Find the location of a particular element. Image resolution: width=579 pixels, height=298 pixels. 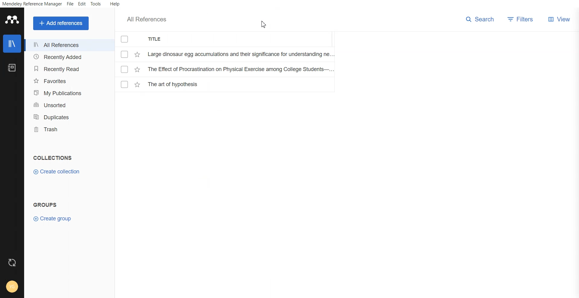

Search is located at coordinates (480, 19).